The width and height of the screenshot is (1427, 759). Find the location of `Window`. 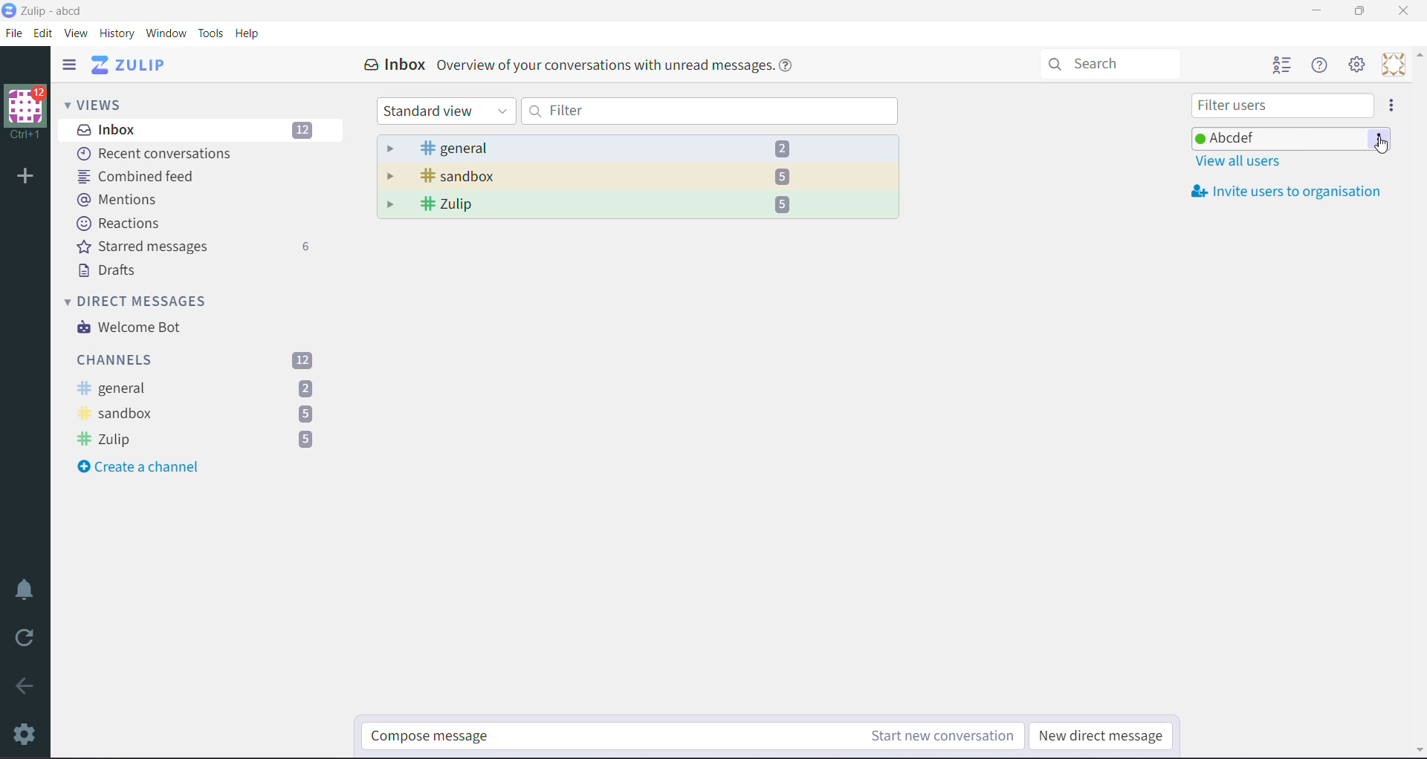

Window is located at coordinates (169, 34).